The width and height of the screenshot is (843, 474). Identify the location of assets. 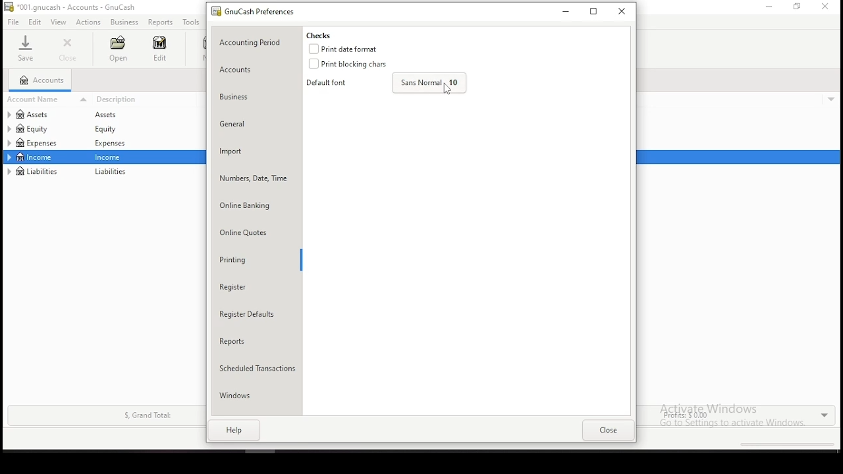
(43, 115).